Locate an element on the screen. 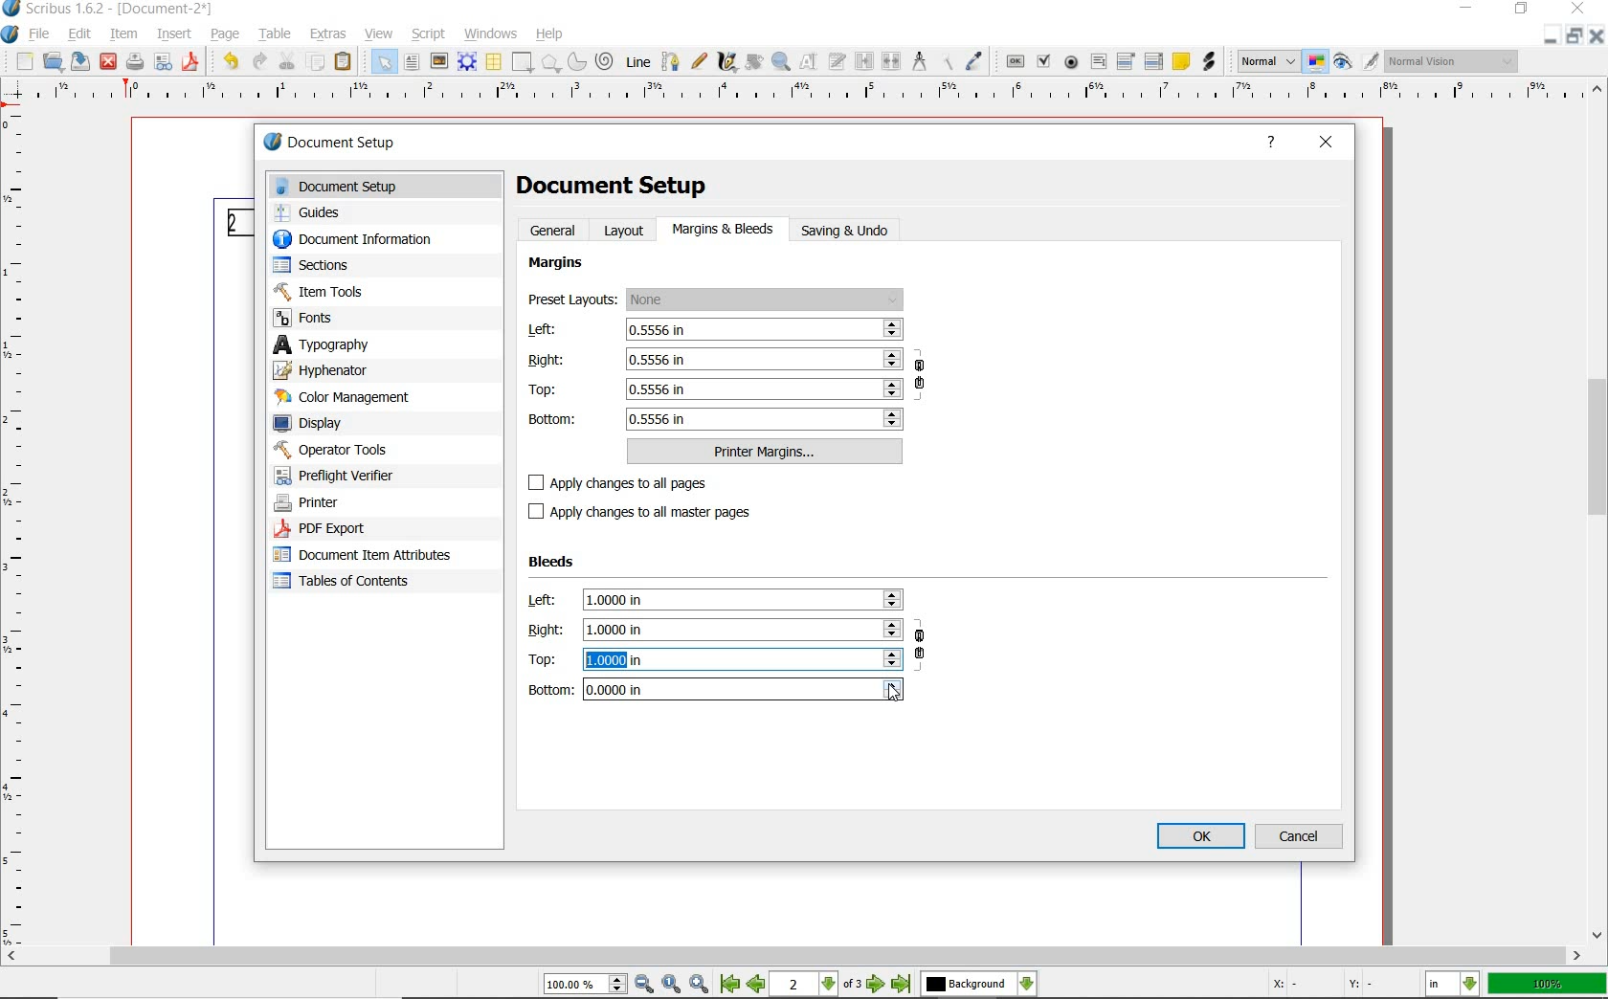  select the current layer is located at coordinates (978, 985).